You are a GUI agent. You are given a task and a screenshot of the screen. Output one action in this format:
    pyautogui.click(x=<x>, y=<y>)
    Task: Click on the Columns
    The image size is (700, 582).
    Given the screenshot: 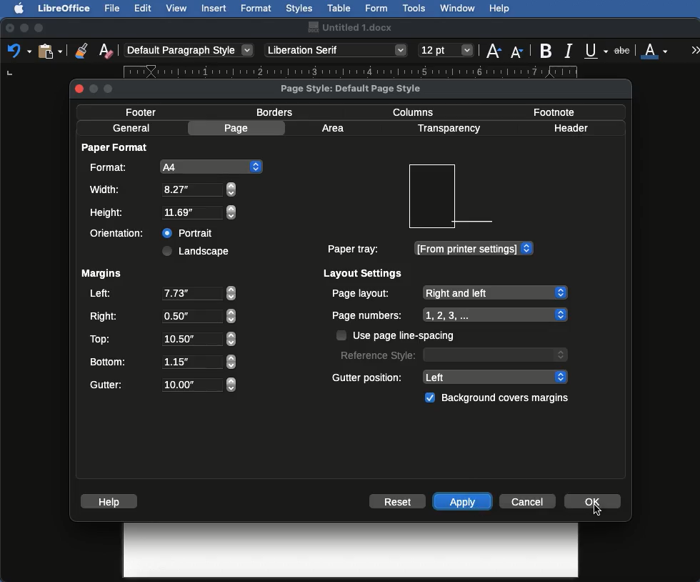 What is the action you would take?
    pyautogui.click(x=417, y=111)
    